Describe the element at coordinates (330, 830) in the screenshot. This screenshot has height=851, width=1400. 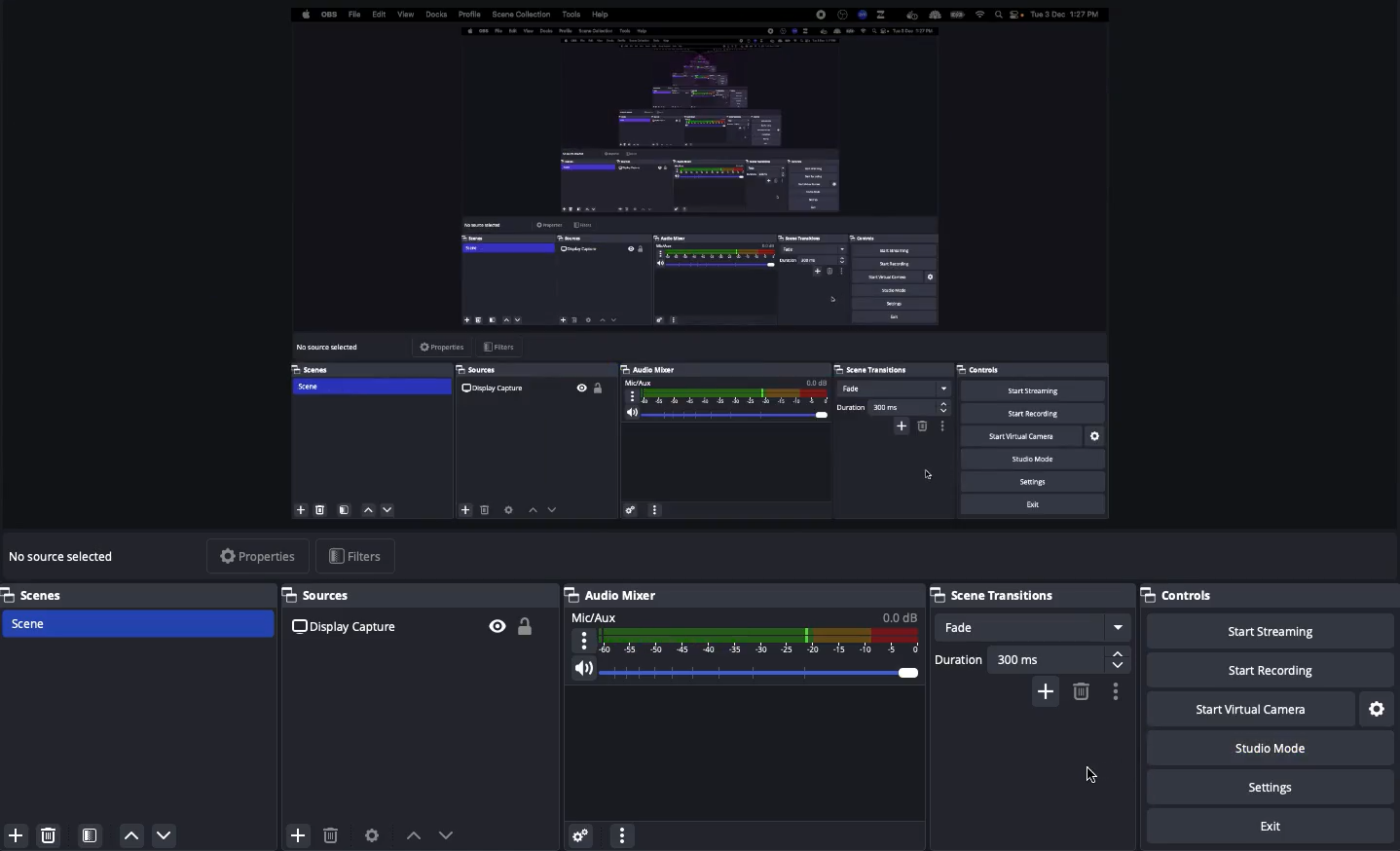
I see `delete` at that location.